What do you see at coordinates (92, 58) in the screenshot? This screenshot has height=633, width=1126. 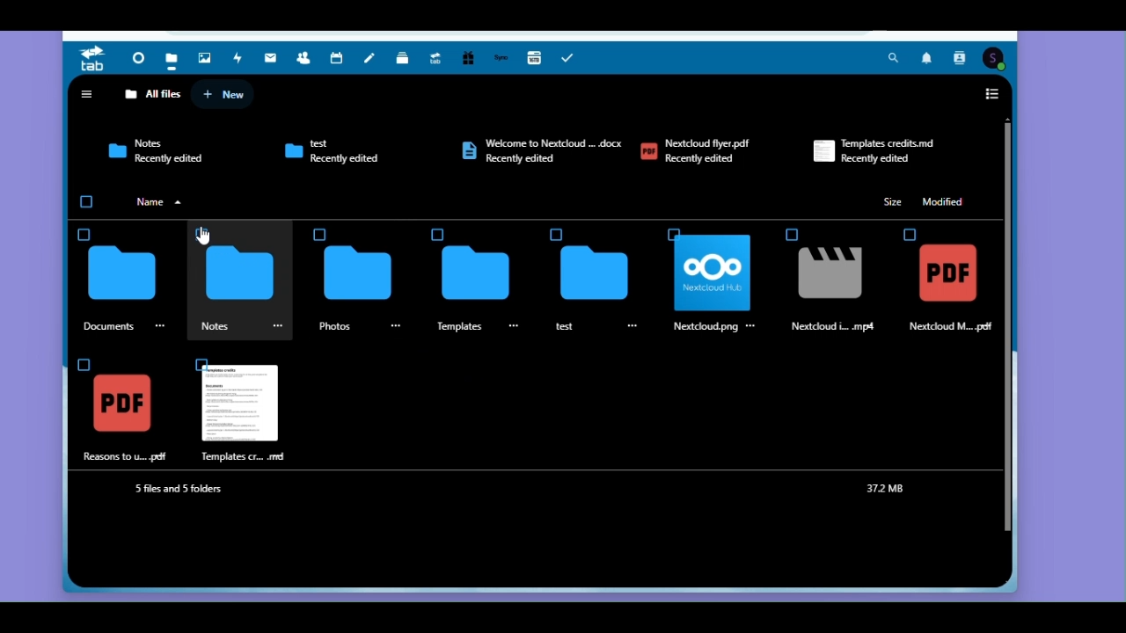 I see `Tab` at bounding box center [92, 58].